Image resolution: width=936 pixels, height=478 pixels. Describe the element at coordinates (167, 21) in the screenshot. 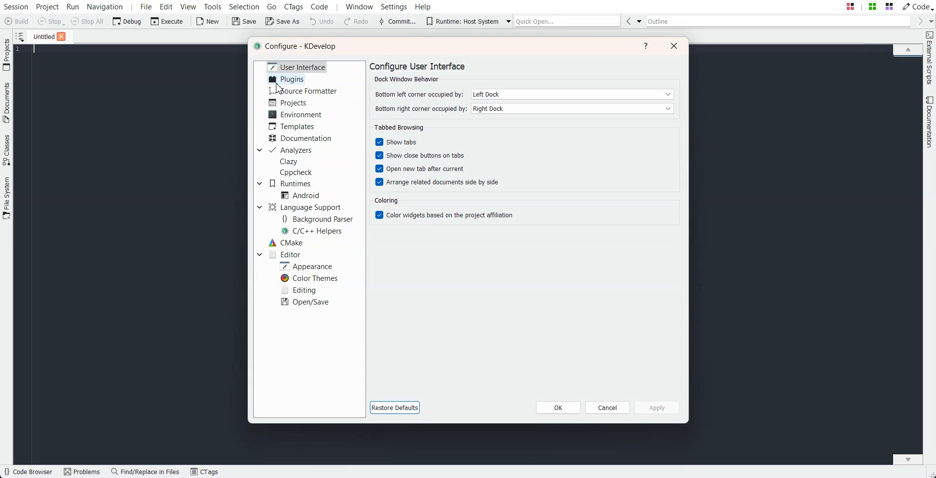

I see `Execute` at that location.